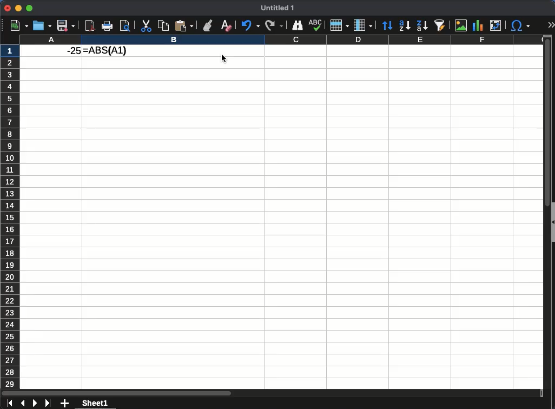 Image resolution: width=555 pixels, height=409 pixels. I want to click on chart, so click(477, 24).